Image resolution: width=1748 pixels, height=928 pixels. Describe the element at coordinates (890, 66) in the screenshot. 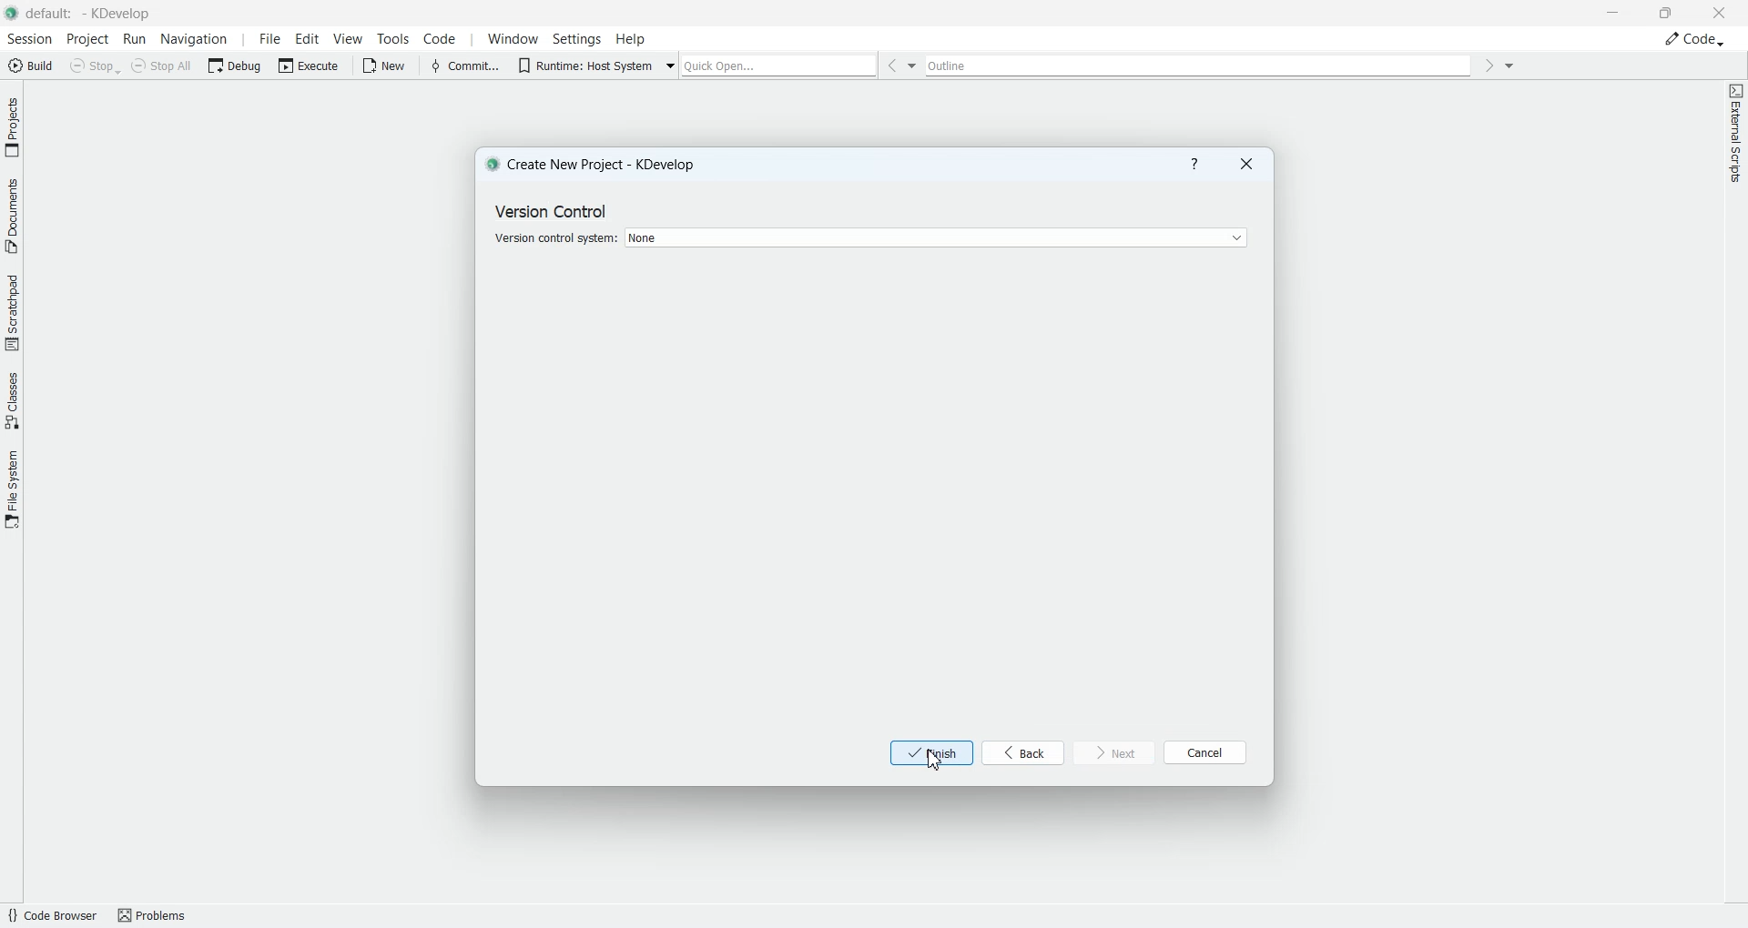

I see `Go back` at that location.